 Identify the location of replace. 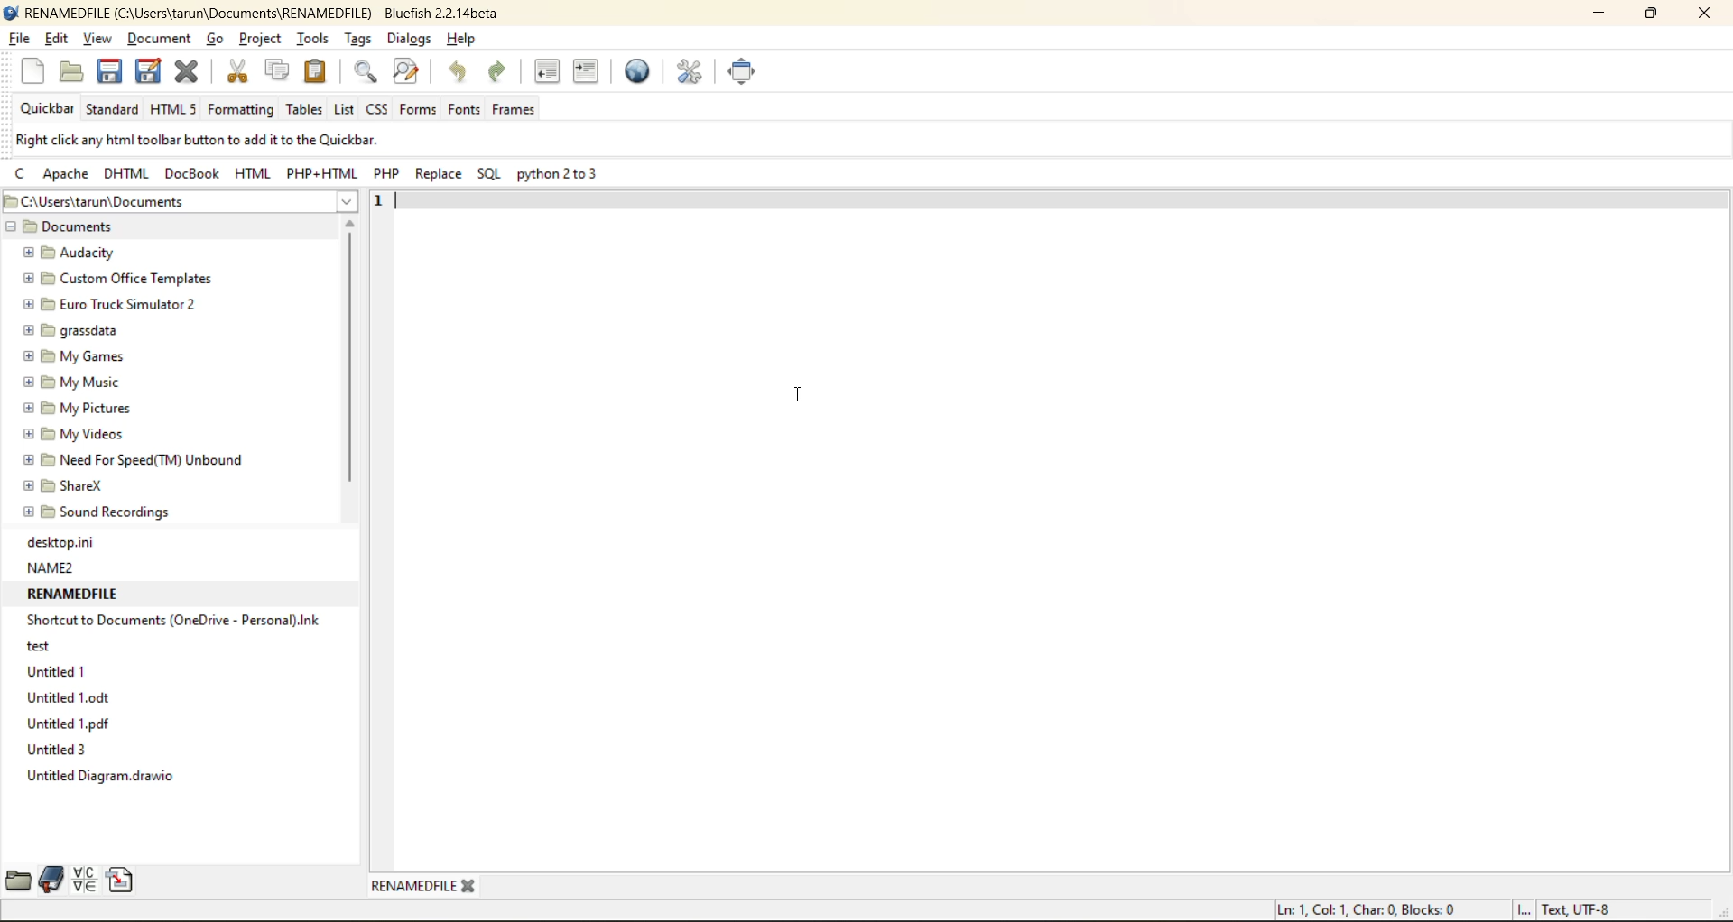
(437, 175).